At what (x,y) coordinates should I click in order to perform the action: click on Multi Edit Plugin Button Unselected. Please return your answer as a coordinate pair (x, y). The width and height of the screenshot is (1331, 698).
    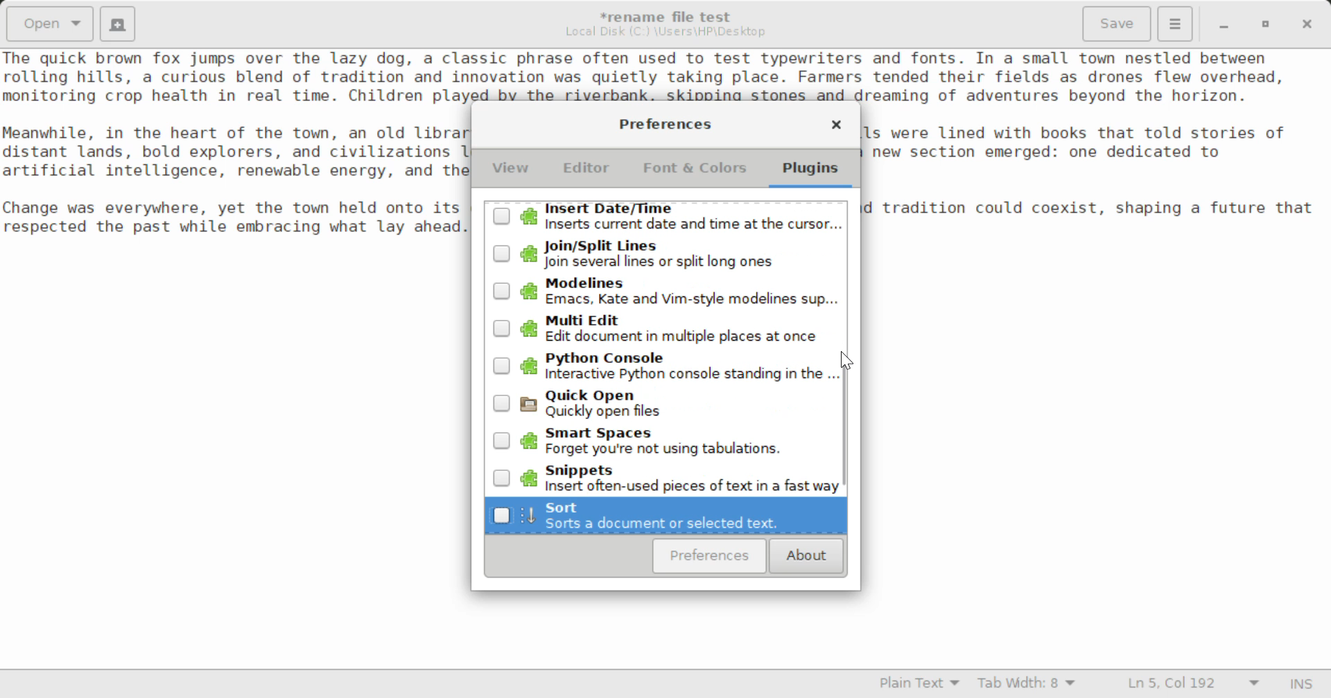
    Looking at the image, I should click on (665, 328).